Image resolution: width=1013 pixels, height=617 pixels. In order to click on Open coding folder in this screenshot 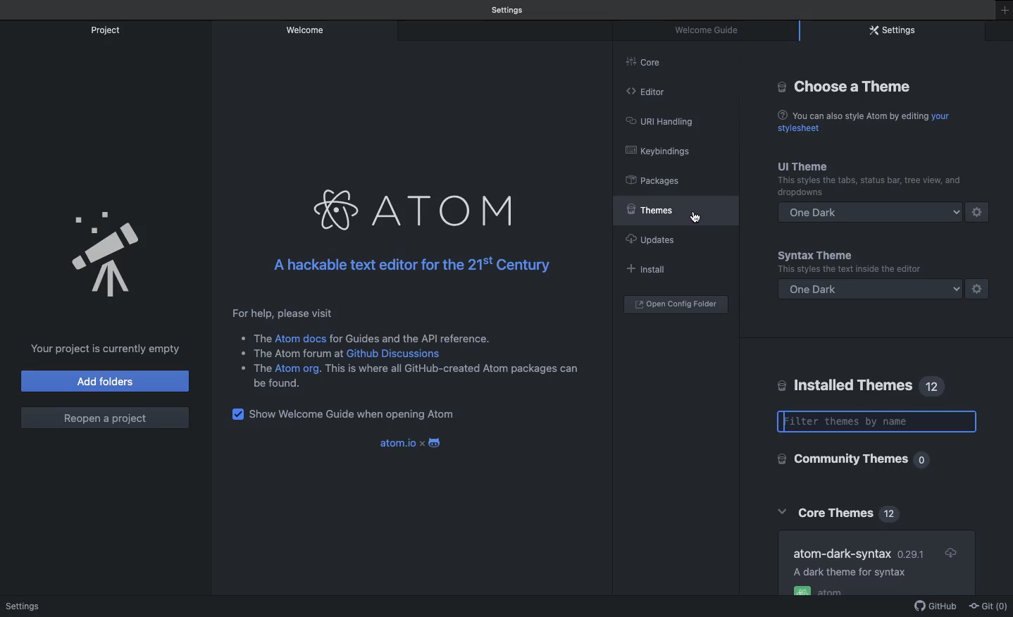, I will do `click(676, 305)`.